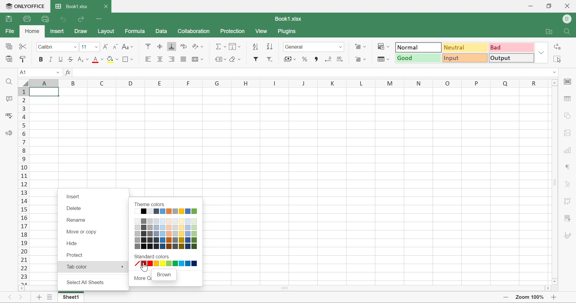 This screenshot has height=303, width=576. I want to click on Solid theme colors, so click(167, 211).